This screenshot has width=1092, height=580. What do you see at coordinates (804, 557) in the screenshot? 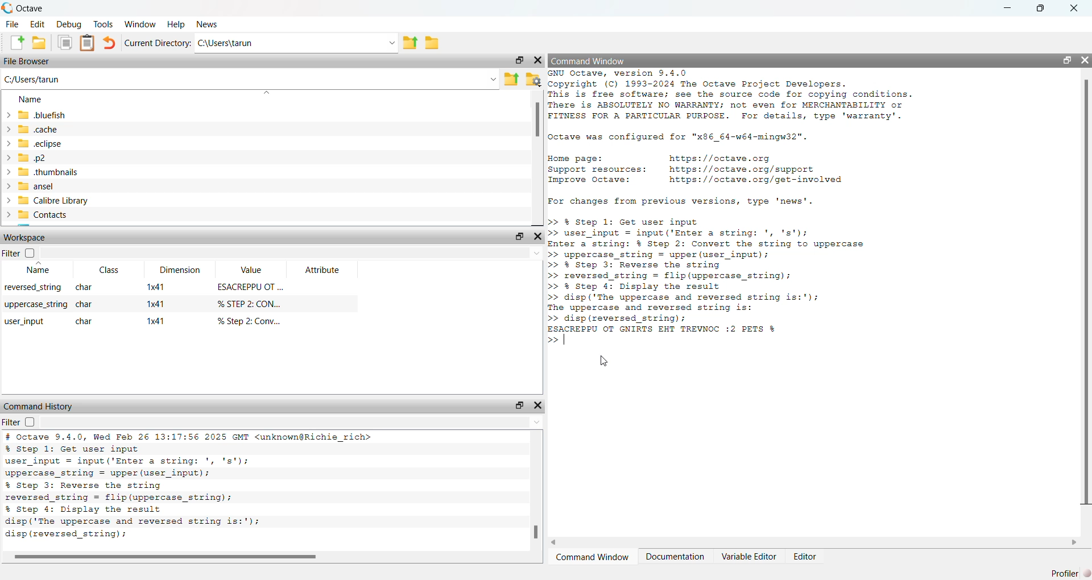
I see `editor` at bounding box center [804, 557].